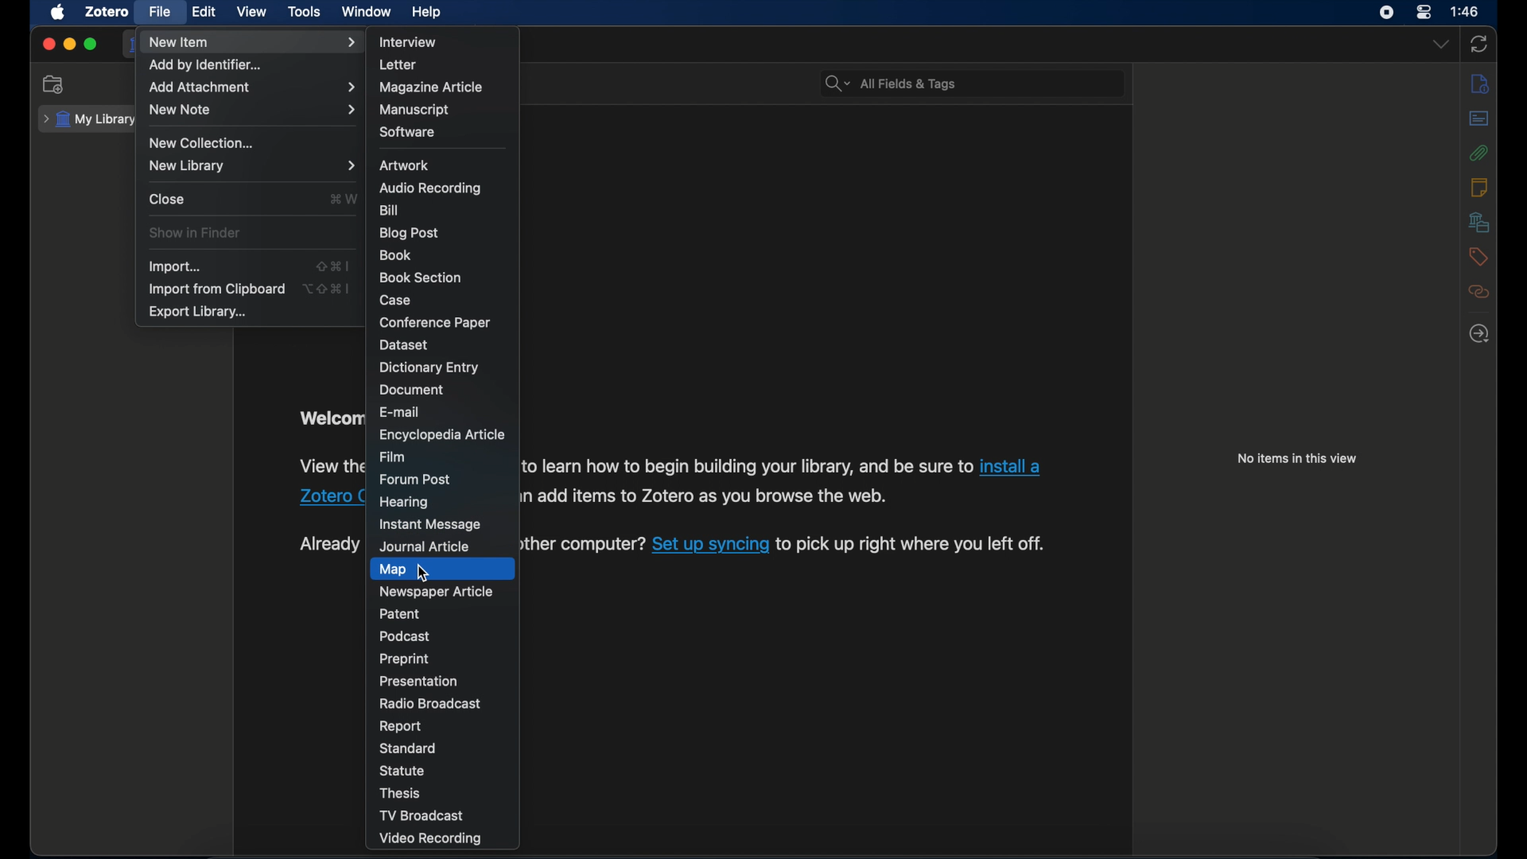 The width and height of the screenshot is (1527, 859). Describe the element at coordinates (56, 13) in the screenshot. I see `apple` at that location.